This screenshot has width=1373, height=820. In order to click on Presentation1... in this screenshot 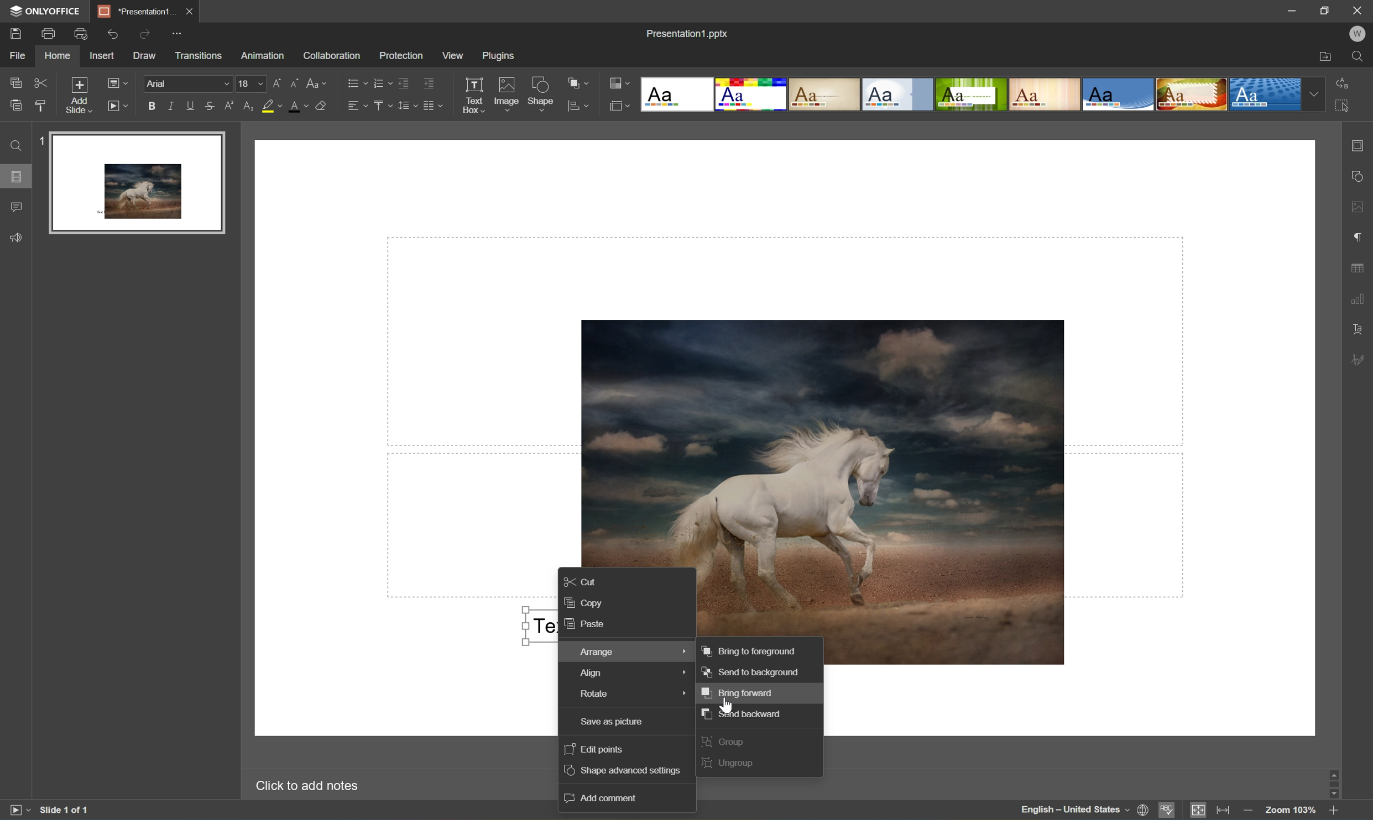, I will do `click(135, 11)`.